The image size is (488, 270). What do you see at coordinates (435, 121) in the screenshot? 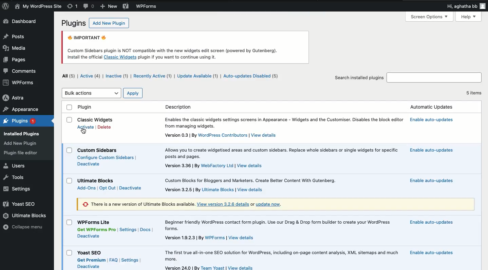
I see `Automatic updates` at bounding box center [435, 121].